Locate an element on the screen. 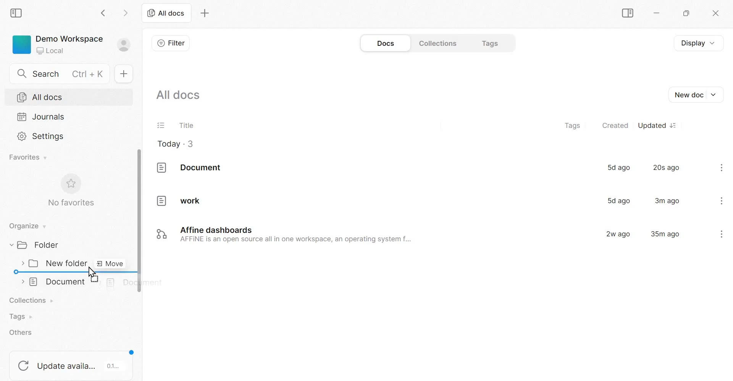 The height and width of the screenshot is (381, 733). Tags is located at coordinates (491, 43).